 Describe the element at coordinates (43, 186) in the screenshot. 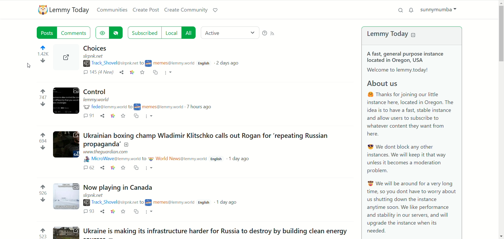

I see `upvote` at that location.